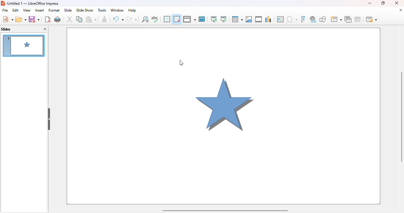 This screenshot has height=213, width=404. Describe the element at coordinates (269, 19) in the screenshot. I see `insert chart` at that location.